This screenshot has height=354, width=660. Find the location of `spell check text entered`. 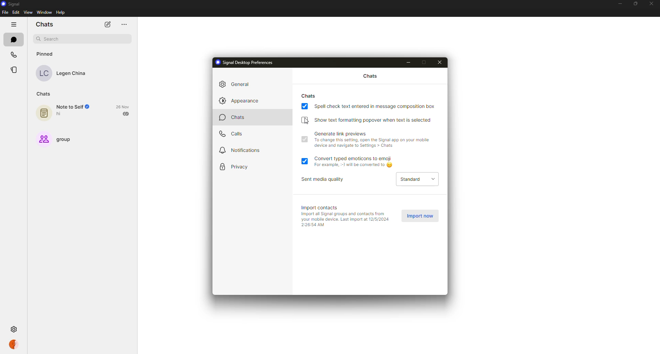

spell check text entered is located at coordinates (375, 106).